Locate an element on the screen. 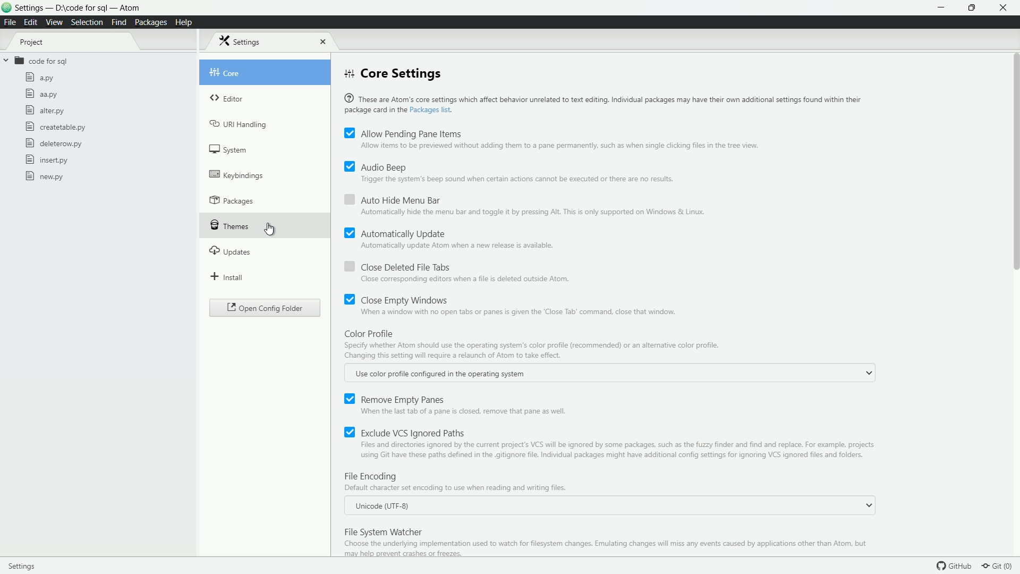  cursor is located at coordinates (269, 228).